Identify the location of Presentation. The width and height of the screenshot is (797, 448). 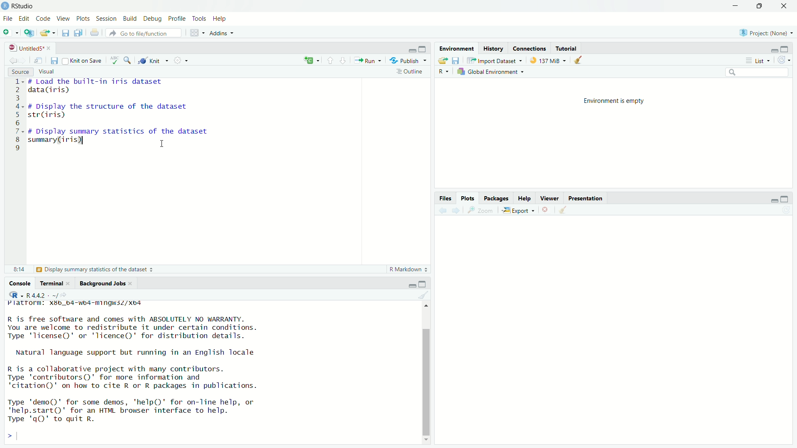
(585, 198).